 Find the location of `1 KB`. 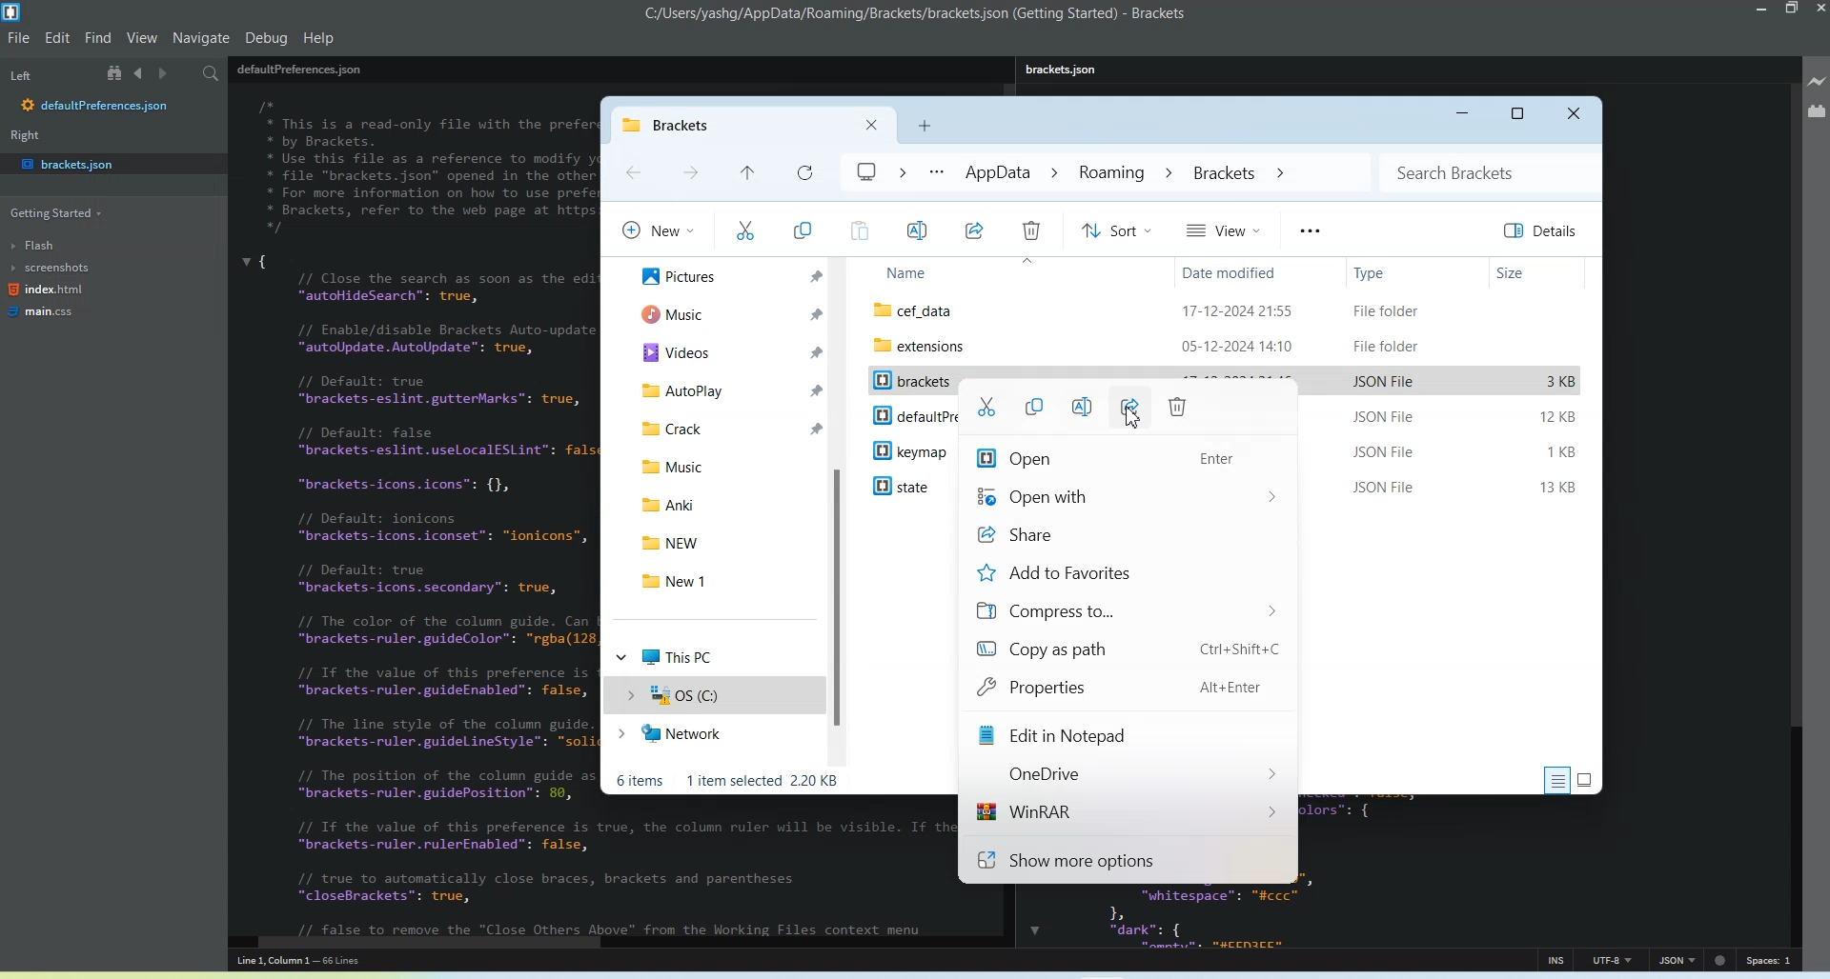

1 KB is located at coordinates (1561, 454).